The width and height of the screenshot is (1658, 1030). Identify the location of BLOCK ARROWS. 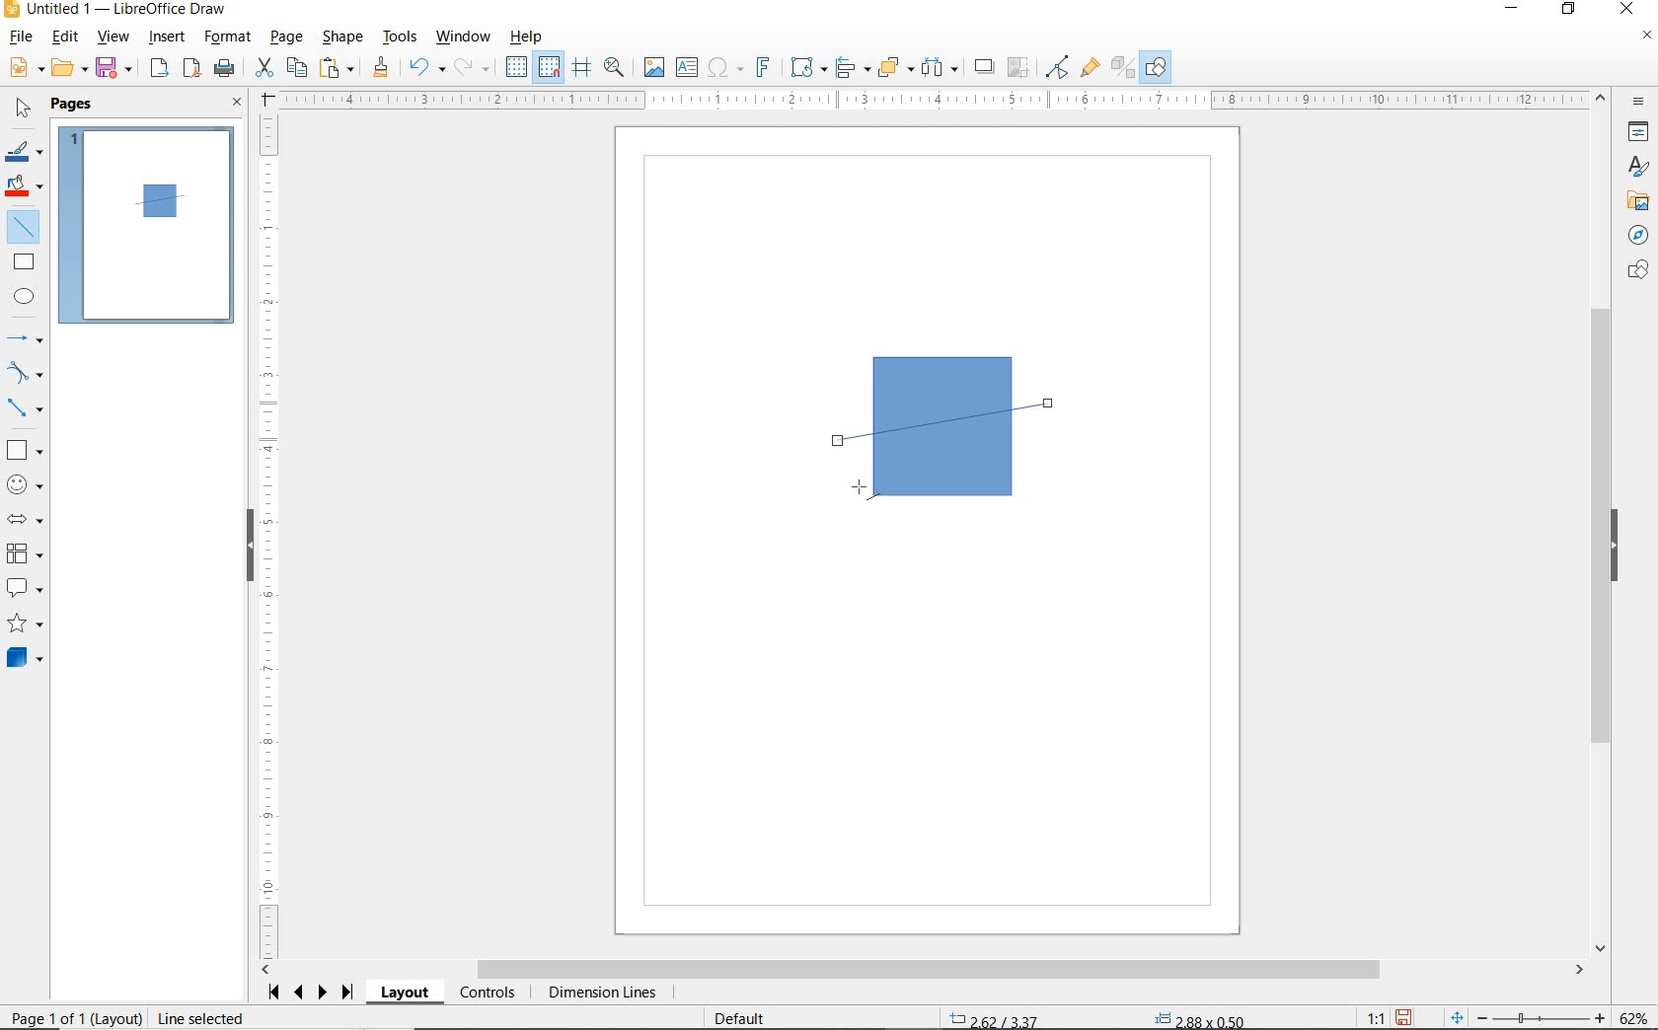
(31, 519).